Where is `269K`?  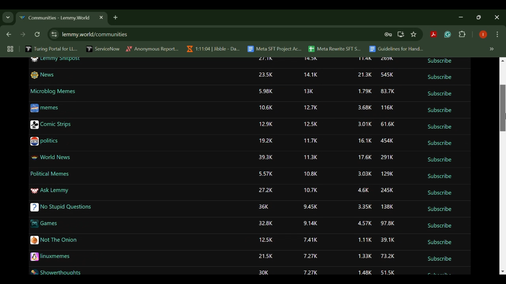 269K is located at coordinates (387, 59).